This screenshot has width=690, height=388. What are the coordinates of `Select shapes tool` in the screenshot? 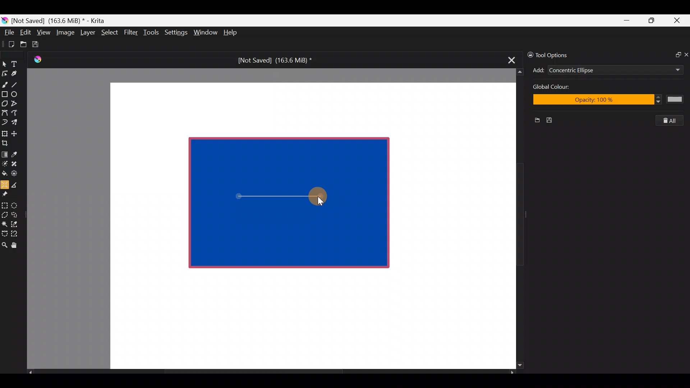 It's located at (4, 65).